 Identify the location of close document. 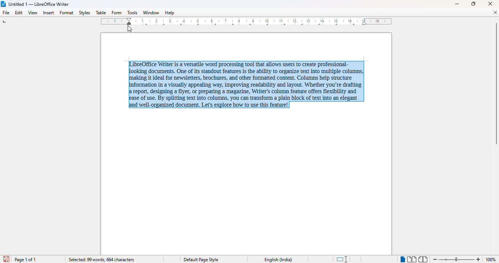
(495, 12).